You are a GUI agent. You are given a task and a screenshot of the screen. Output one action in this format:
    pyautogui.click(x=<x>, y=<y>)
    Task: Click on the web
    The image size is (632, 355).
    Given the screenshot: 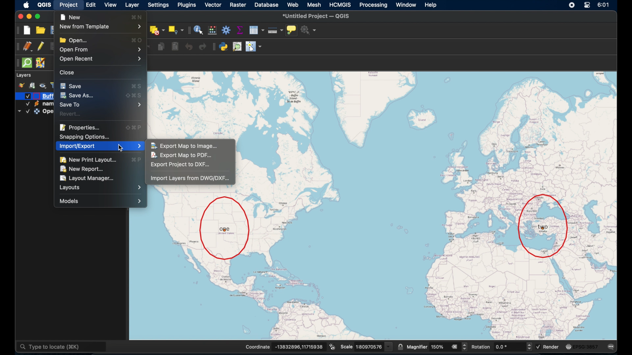 What is the action you would take?
    pyautogui.click(x=293, y=4)
    